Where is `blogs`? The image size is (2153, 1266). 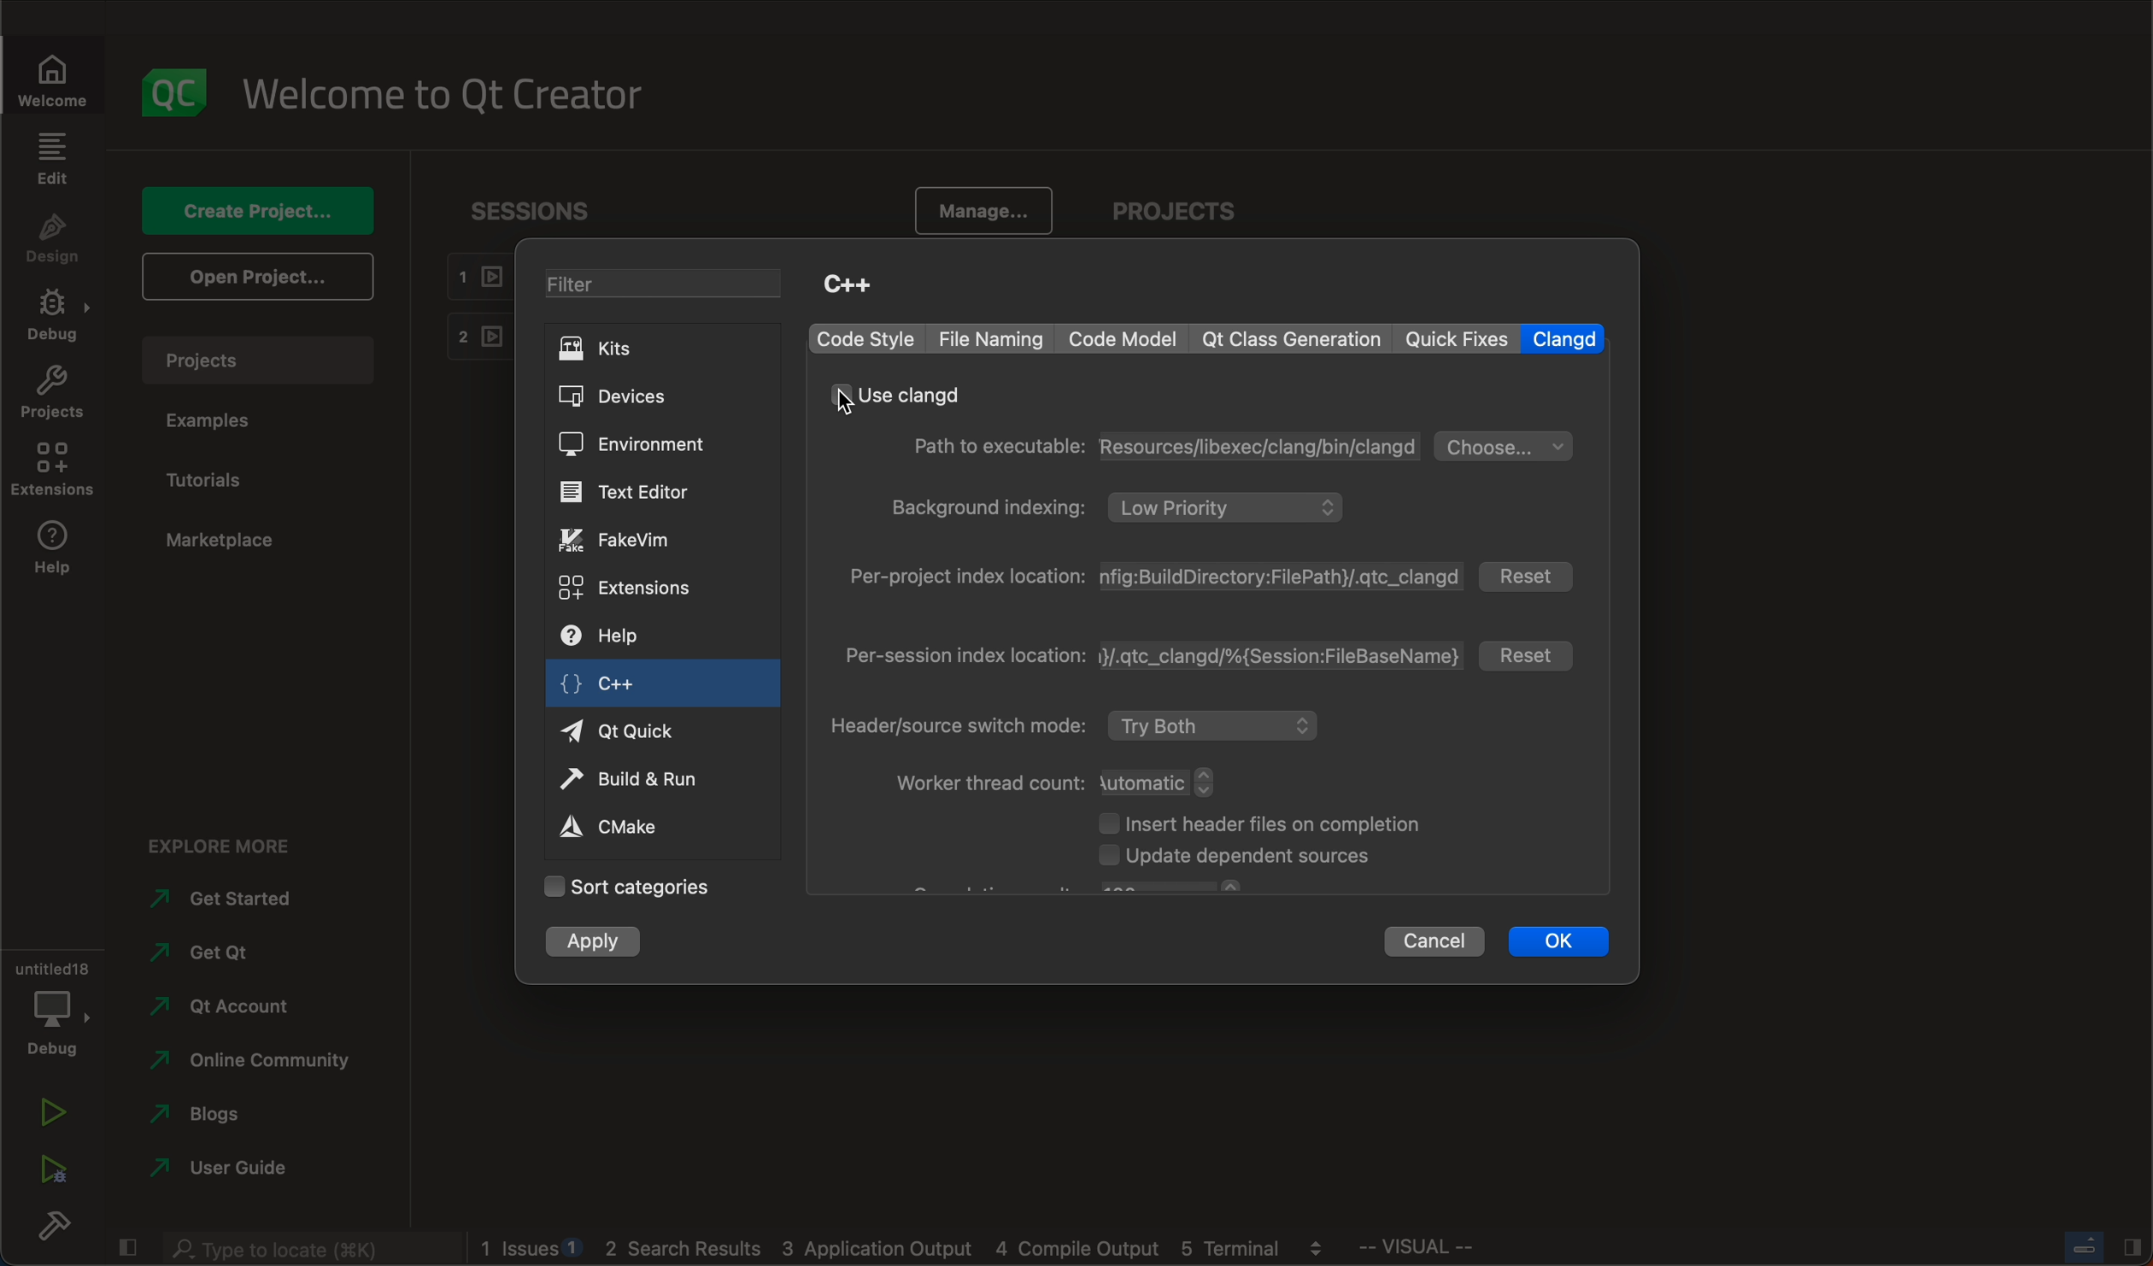
blogs is located at coordinates (201, 1116).